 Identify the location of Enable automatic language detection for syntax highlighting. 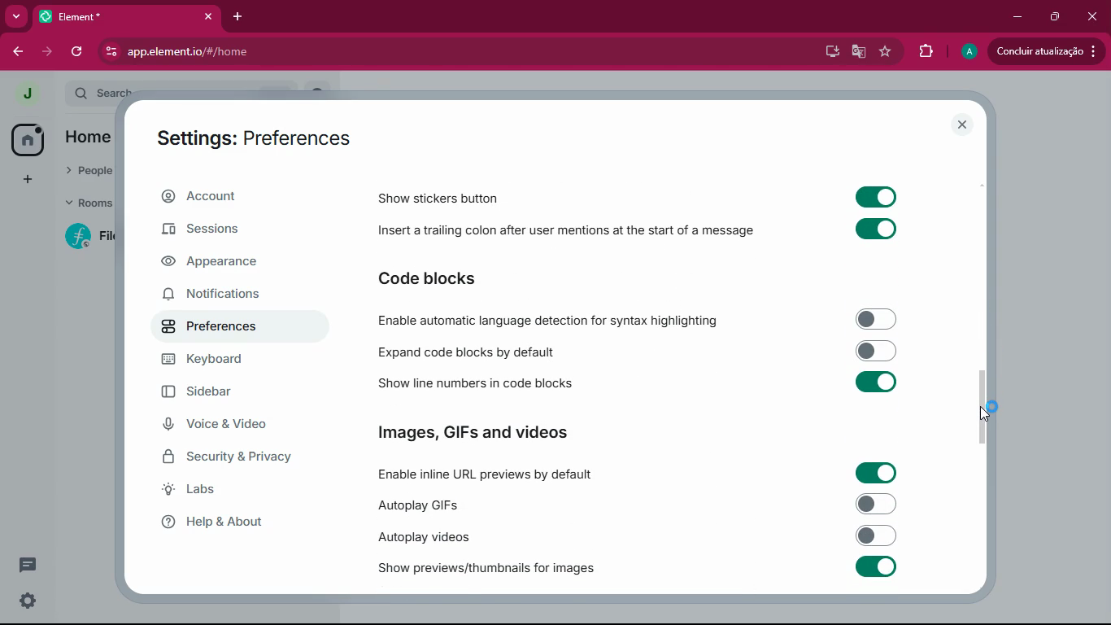
(547, 319).